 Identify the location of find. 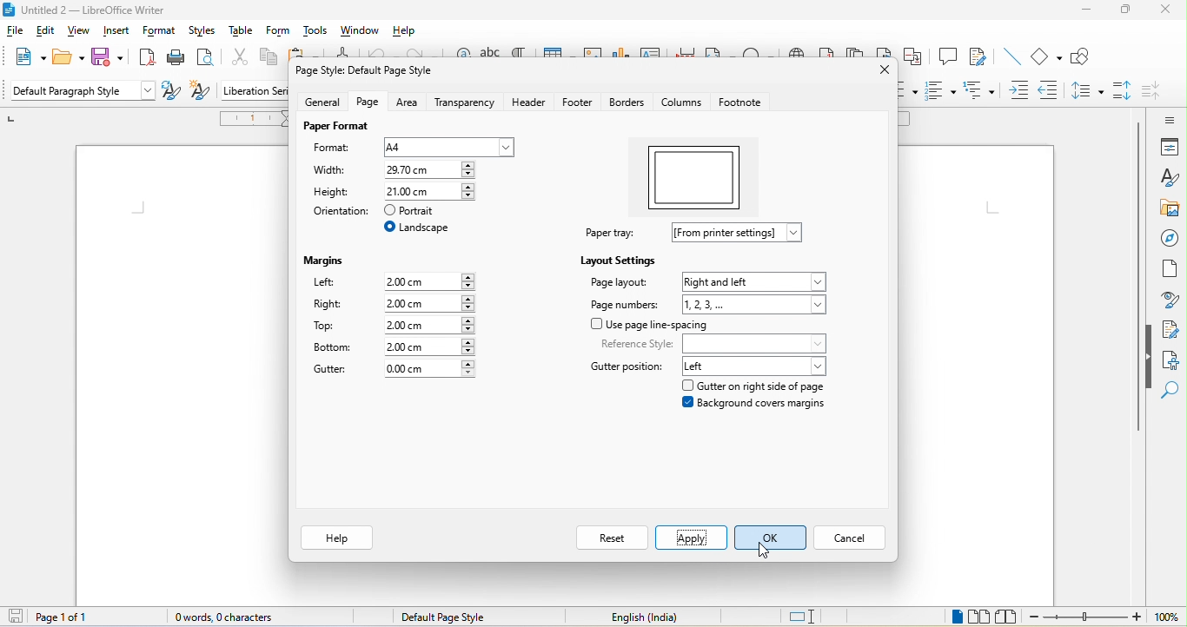
(1173, 393).